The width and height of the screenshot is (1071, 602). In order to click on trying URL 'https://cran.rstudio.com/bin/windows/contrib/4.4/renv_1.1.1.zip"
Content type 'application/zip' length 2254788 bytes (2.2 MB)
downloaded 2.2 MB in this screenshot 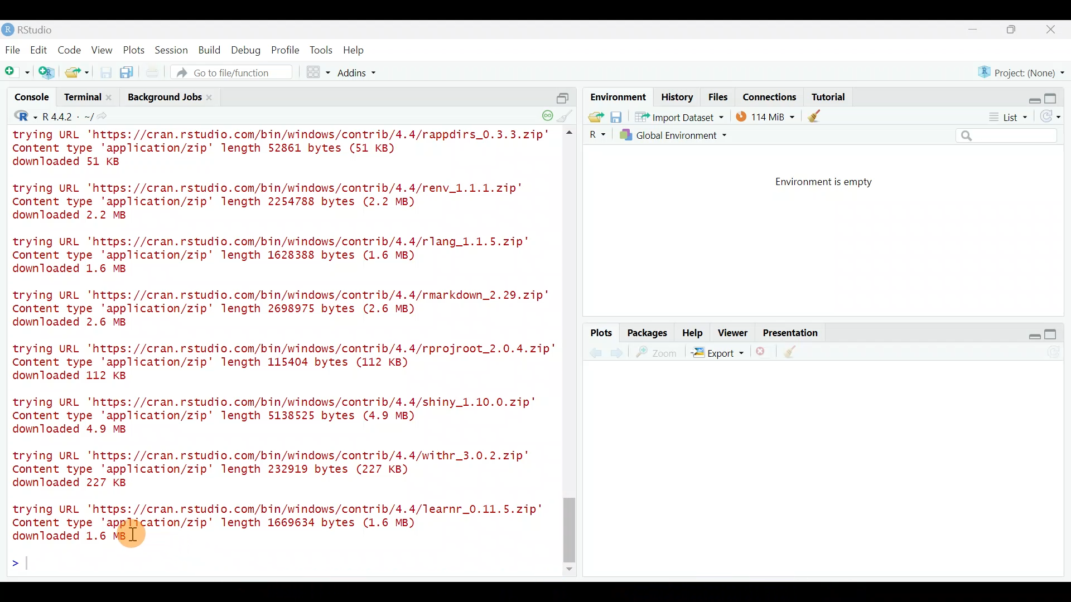, I will do `click(282, 202)`.